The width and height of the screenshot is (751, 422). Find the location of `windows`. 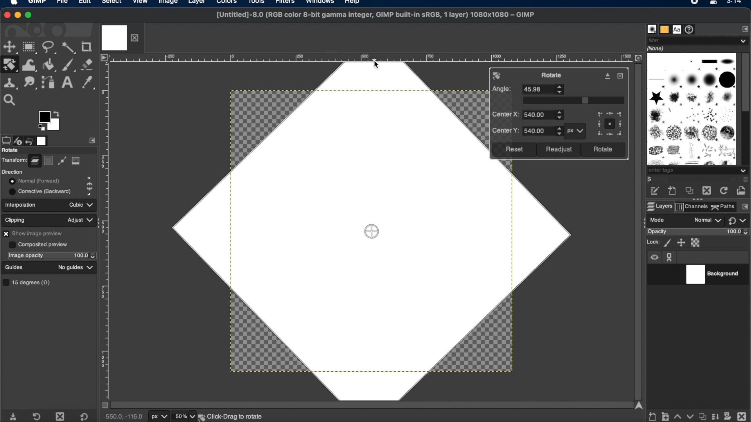

windows is located at coordinates (320, 3).